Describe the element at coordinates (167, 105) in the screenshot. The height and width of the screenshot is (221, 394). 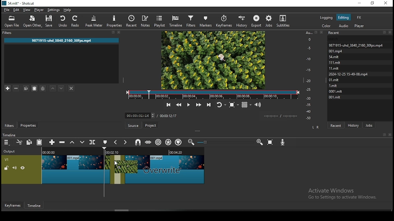
I see `skip to the previous point` at that location.